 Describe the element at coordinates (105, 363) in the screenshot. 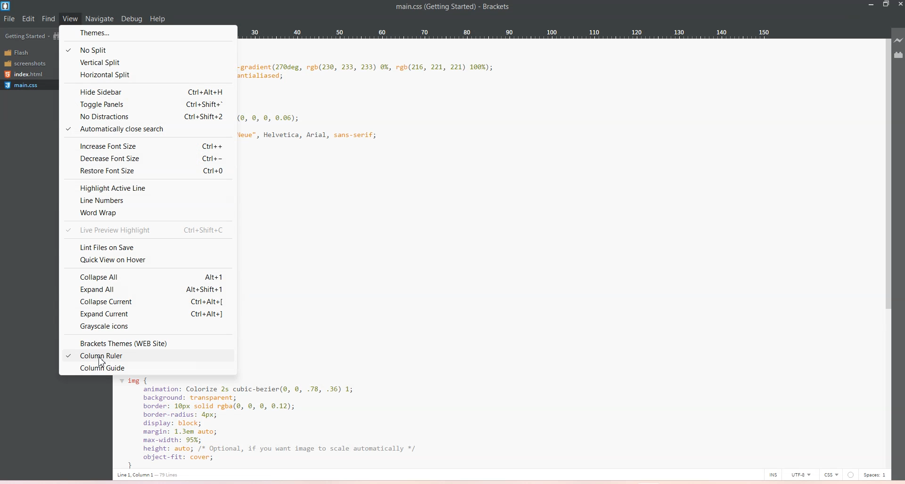

I see `Cursor` at that location.